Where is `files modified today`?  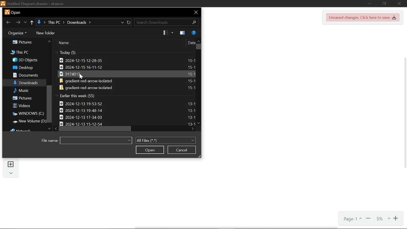
files modified today is located at coordinates (73, 52).